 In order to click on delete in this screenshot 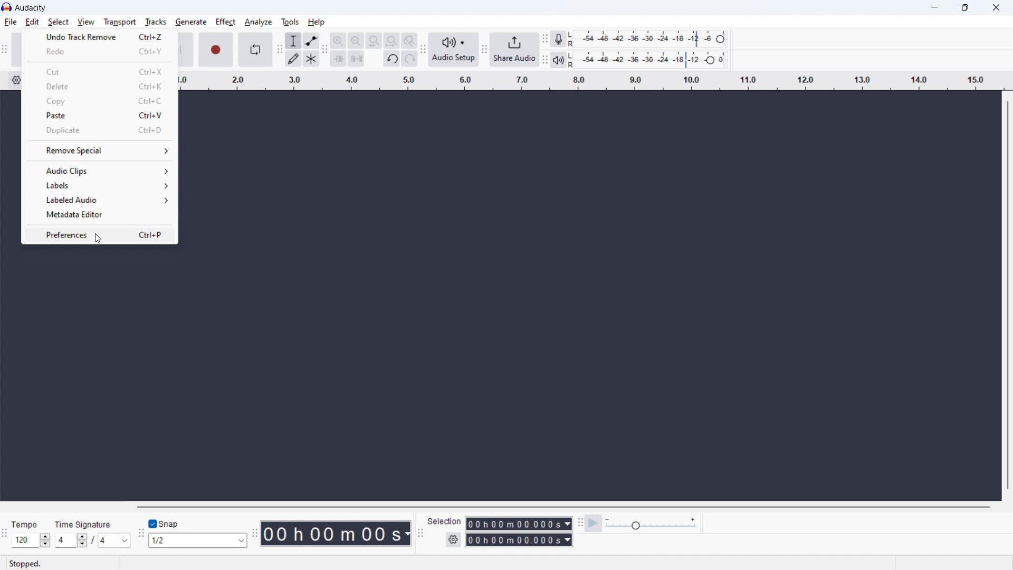, I will do `click(99, 85)`.